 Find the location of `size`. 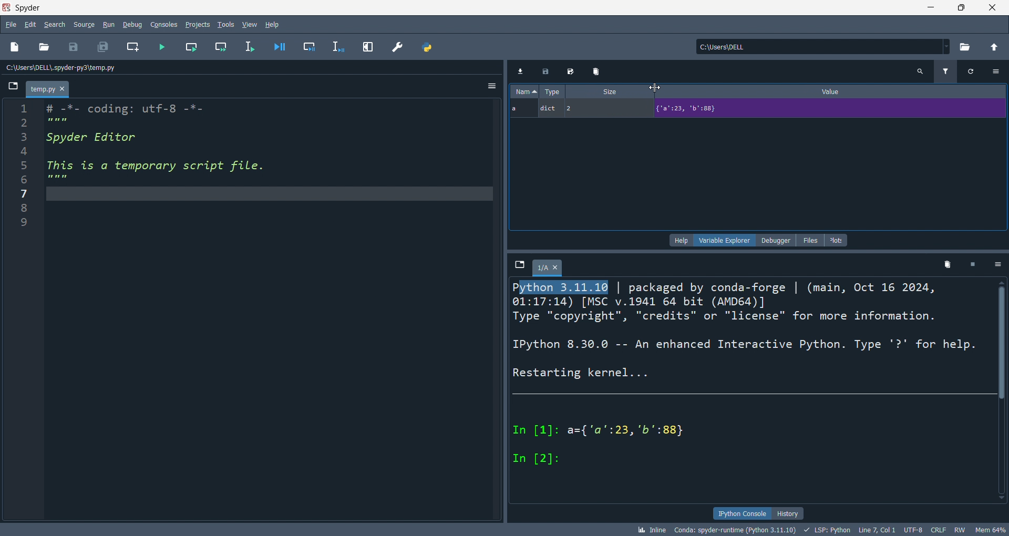

size is located at coordinates (606, 92).